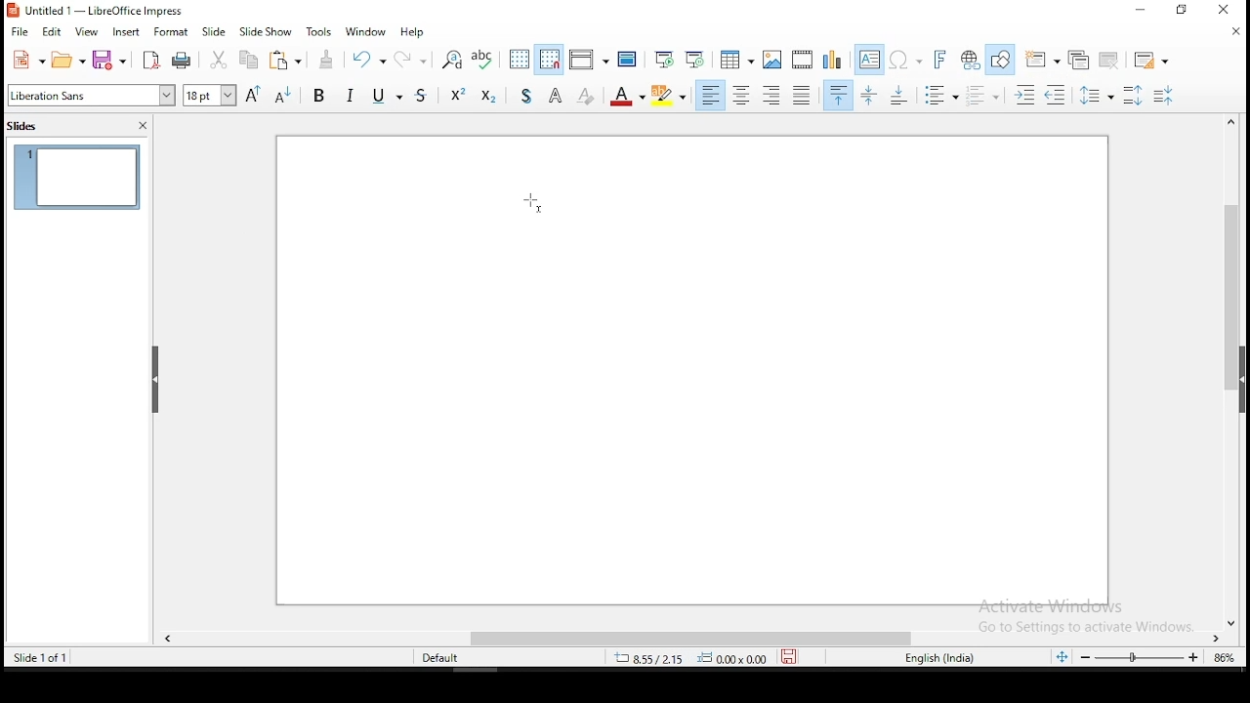  I want to click on duplicate slide, so click(1076, 58).